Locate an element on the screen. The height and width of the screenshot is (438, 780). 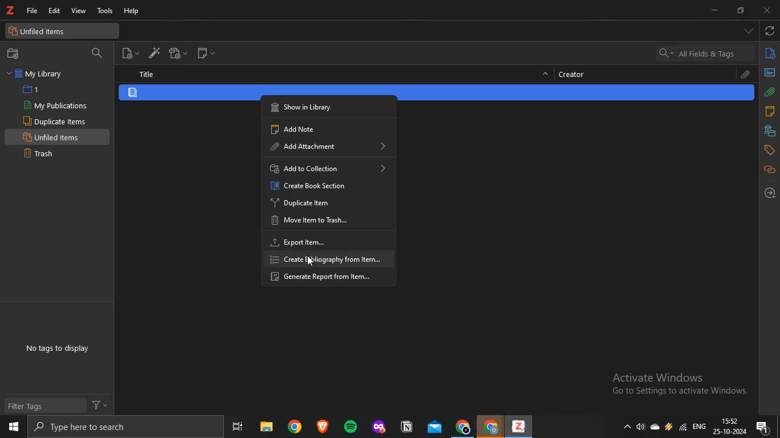
info is located at coordinates (770, 55).